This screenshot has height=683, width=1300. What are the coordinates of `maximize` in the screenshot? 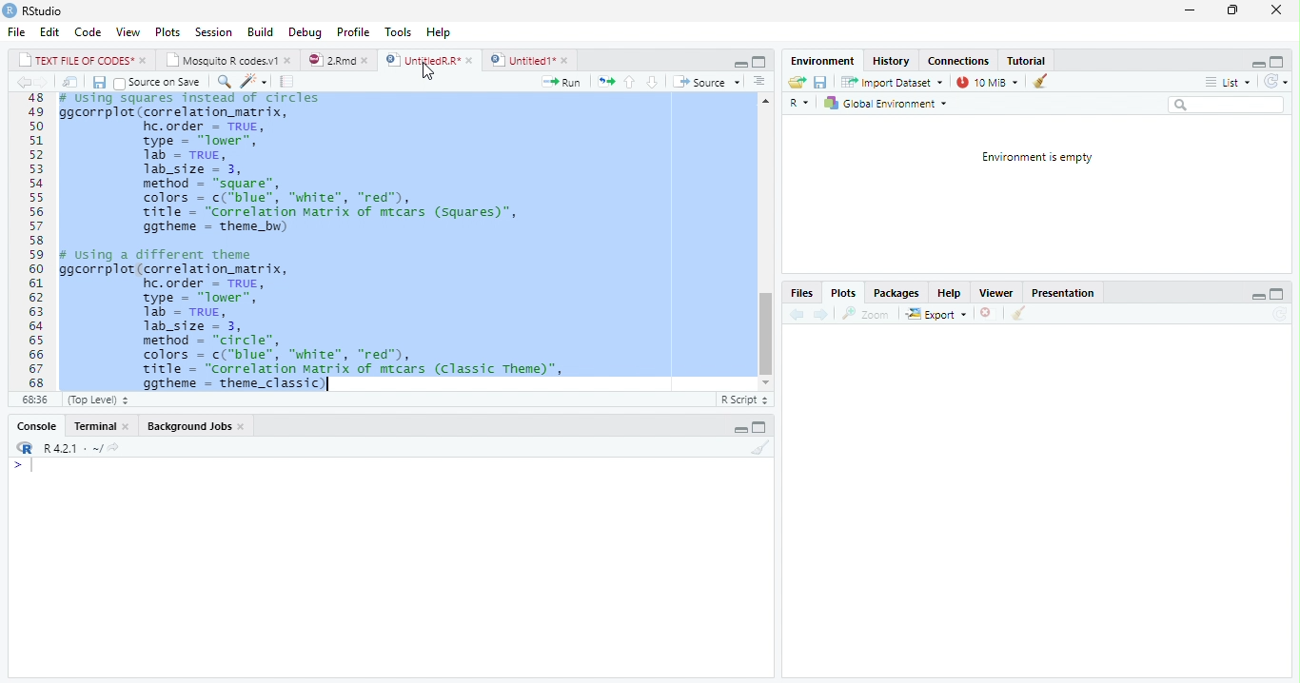 It's located at (1232, 12).